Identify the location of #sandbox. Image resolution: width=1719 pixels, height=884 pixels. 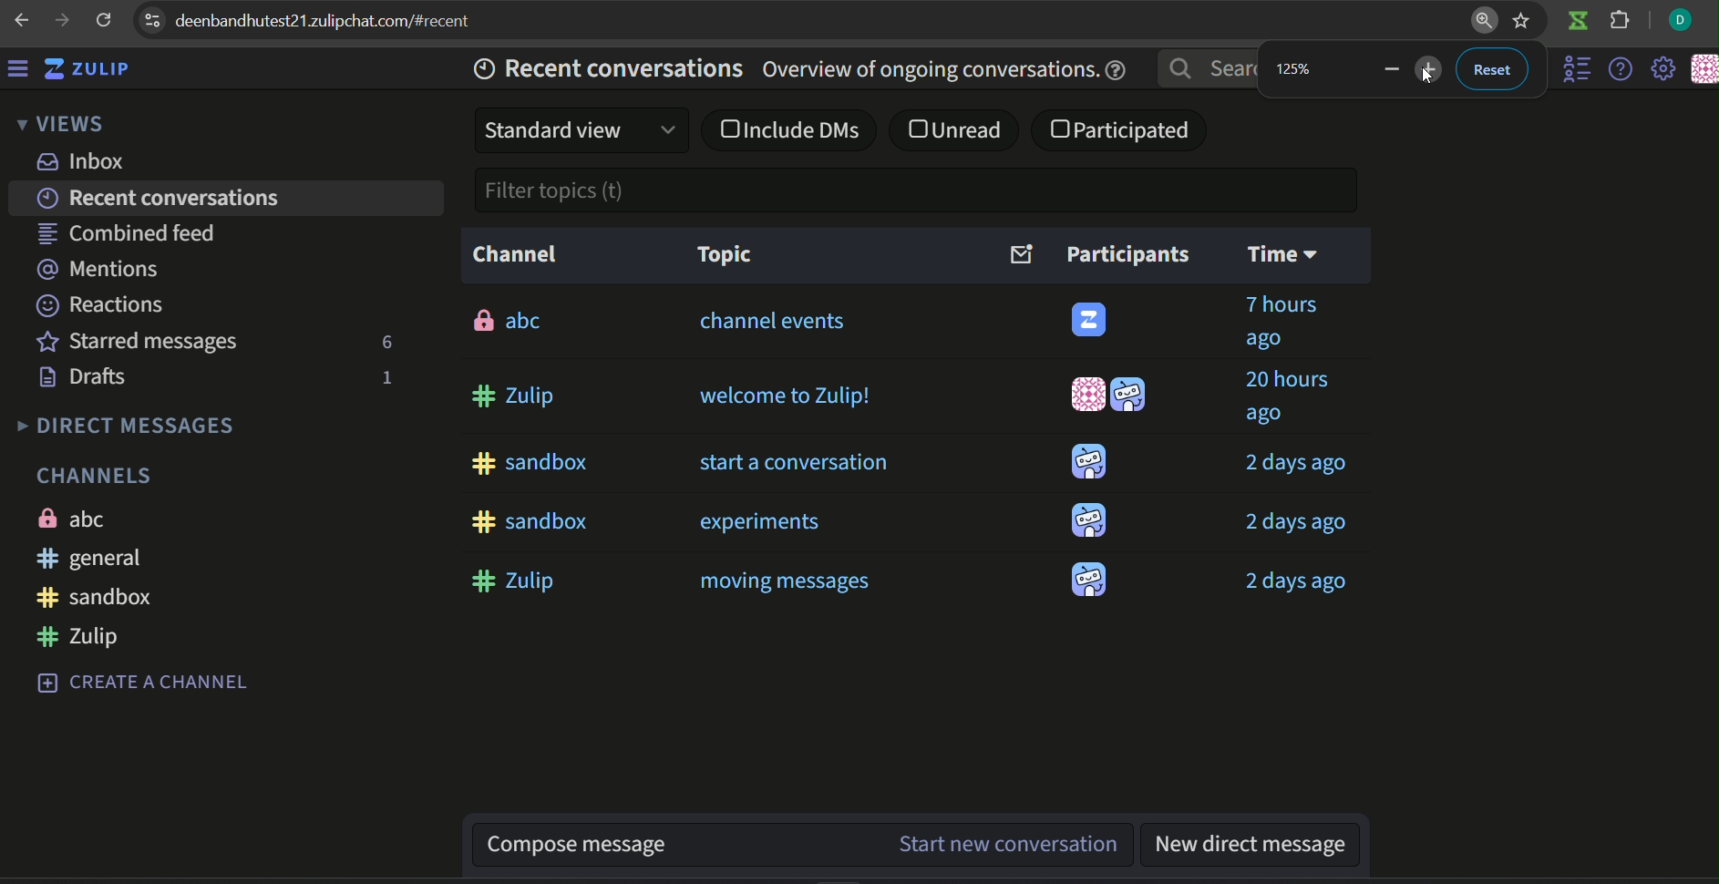
(95, 595).